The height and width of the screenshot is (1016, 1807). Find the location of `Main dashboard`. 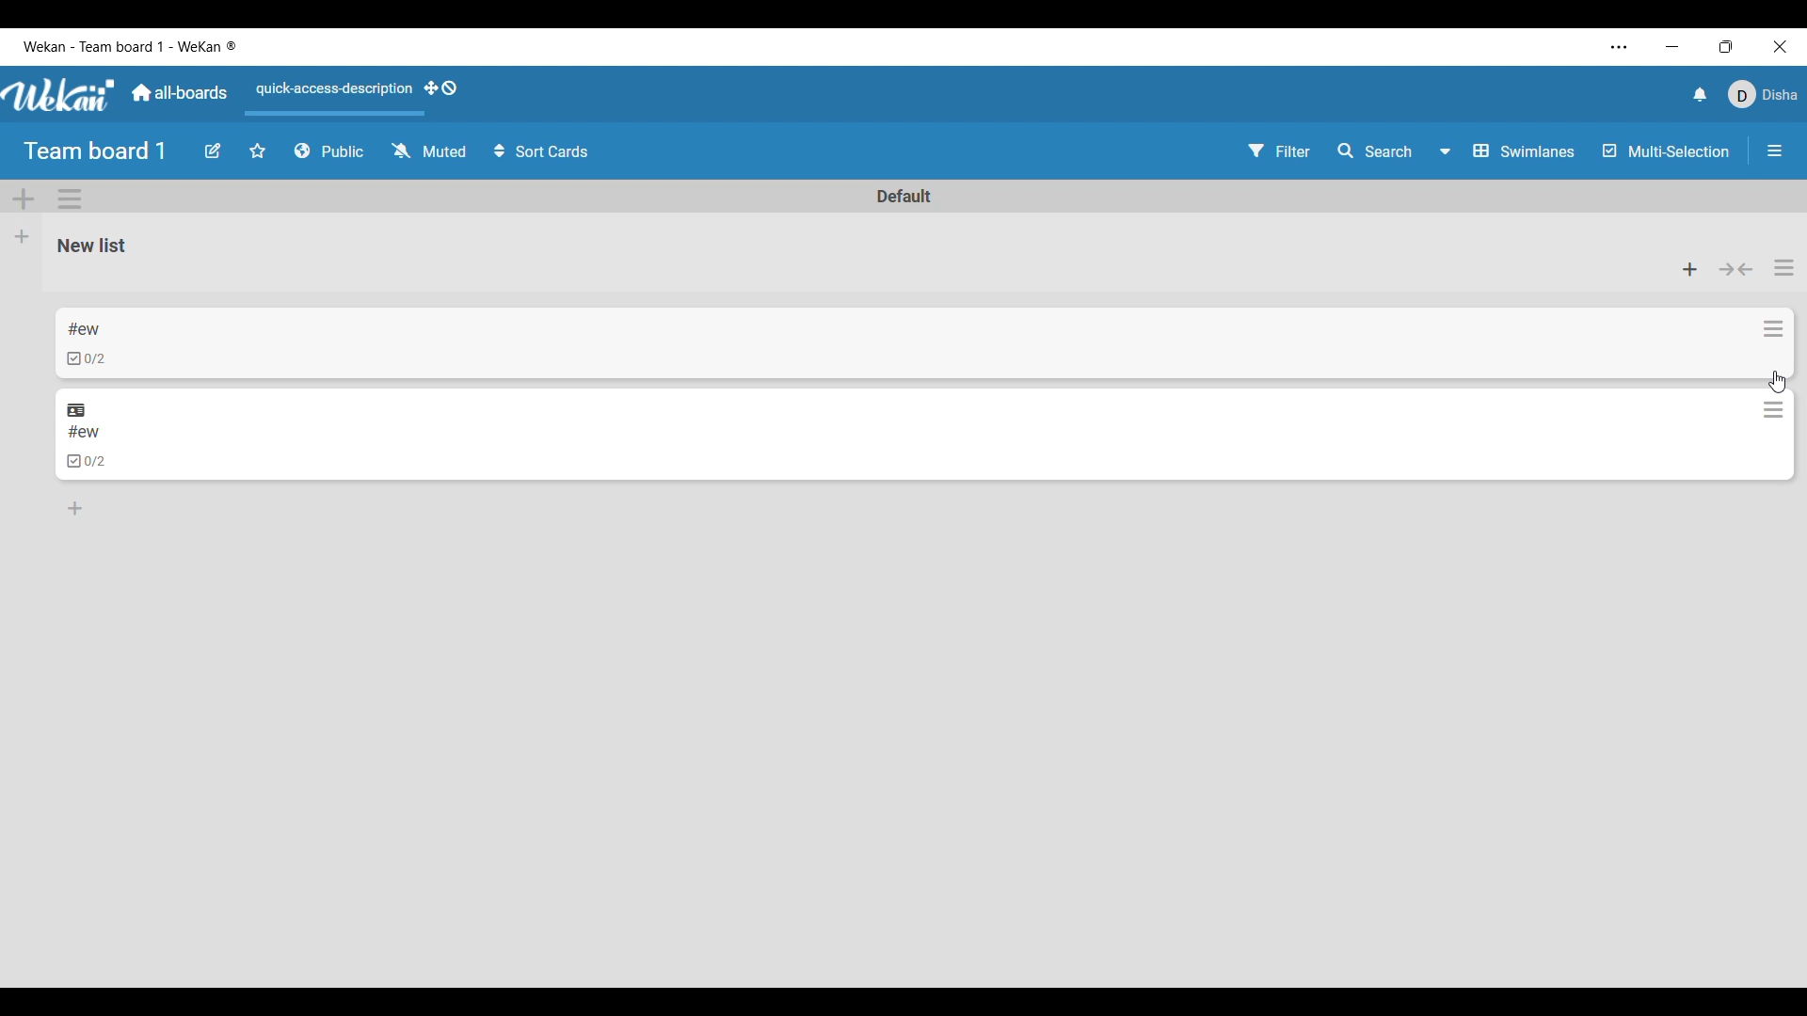

Main dashboard is located at coordinates (180, 93).